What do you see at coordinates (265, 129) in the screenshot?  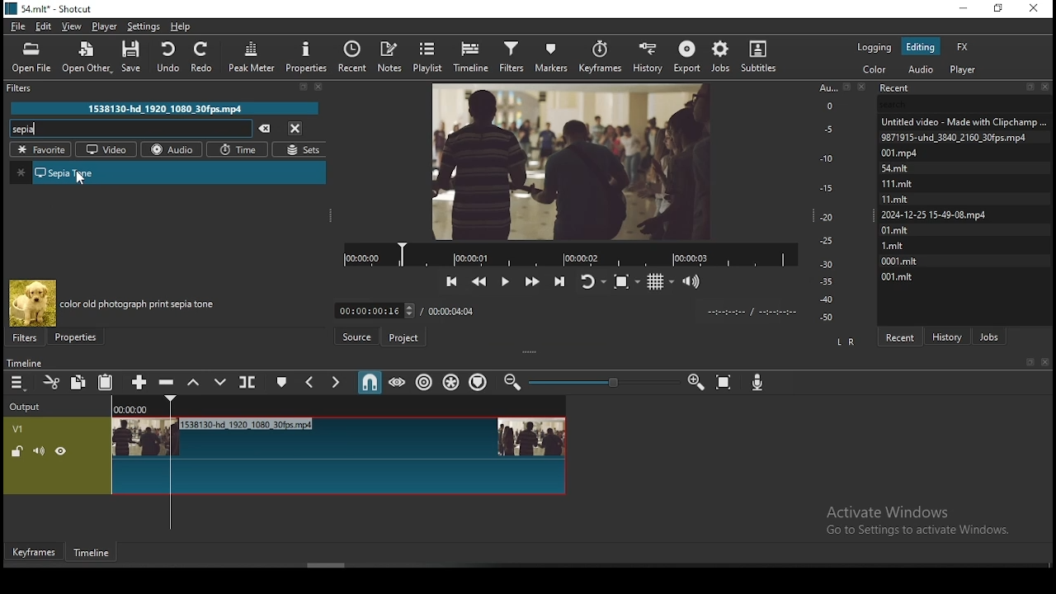 I see `clear searches` at bounding box center [265, 129].